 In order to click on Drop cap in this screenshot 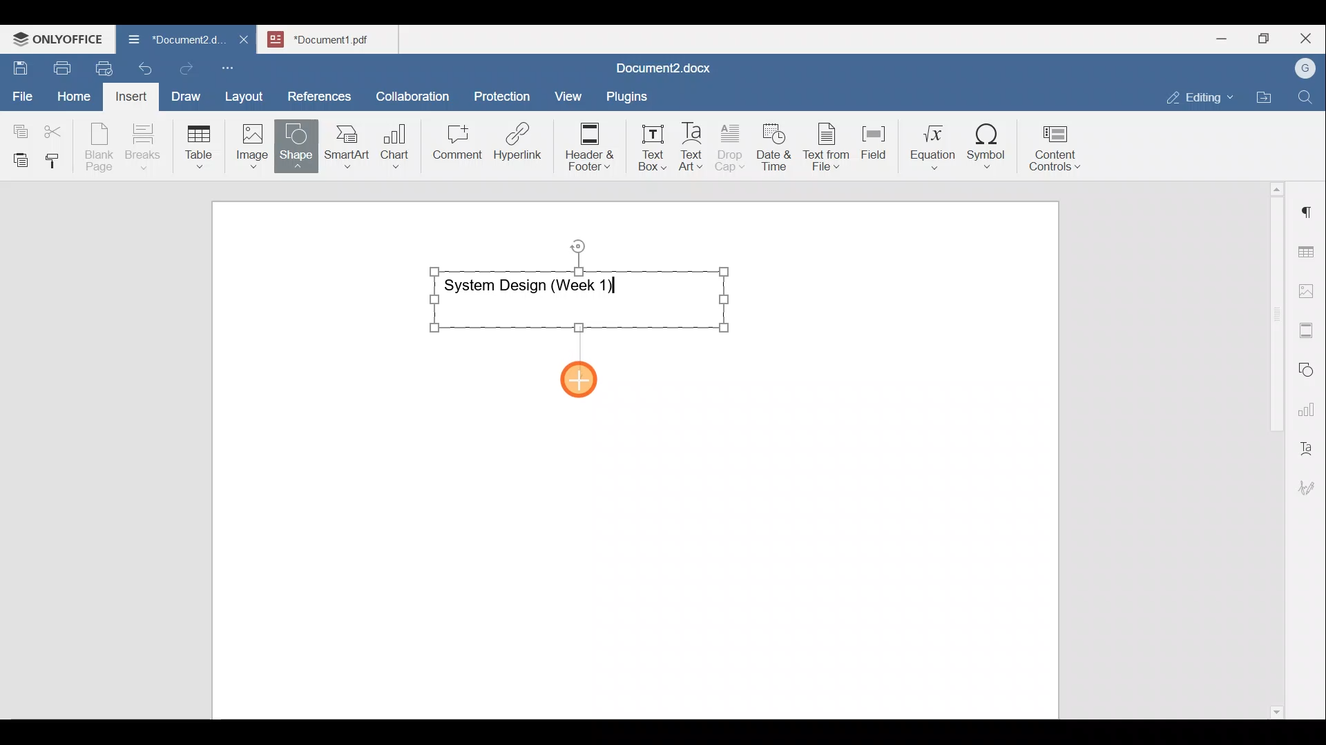, I will do `click(733, 146)`.